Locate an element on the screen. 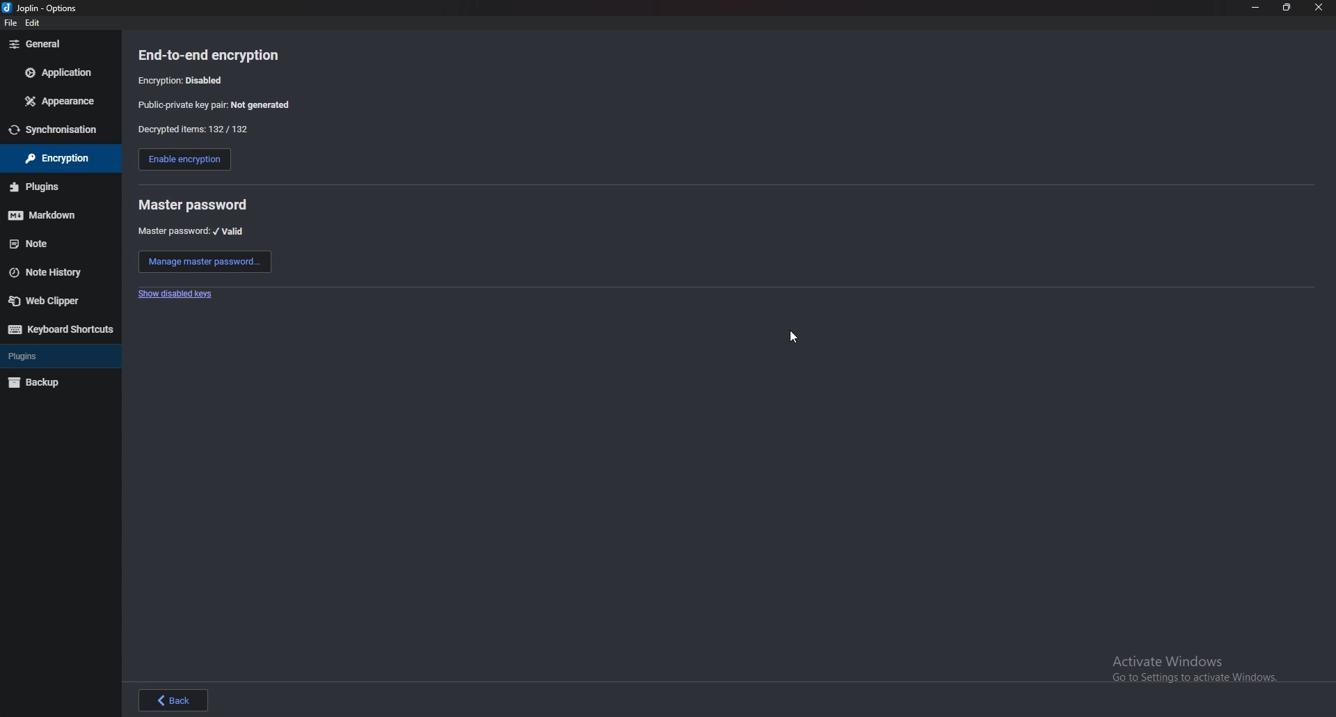 This screenshot has width=1336, height=717. file is located at coordinates (11, 24).